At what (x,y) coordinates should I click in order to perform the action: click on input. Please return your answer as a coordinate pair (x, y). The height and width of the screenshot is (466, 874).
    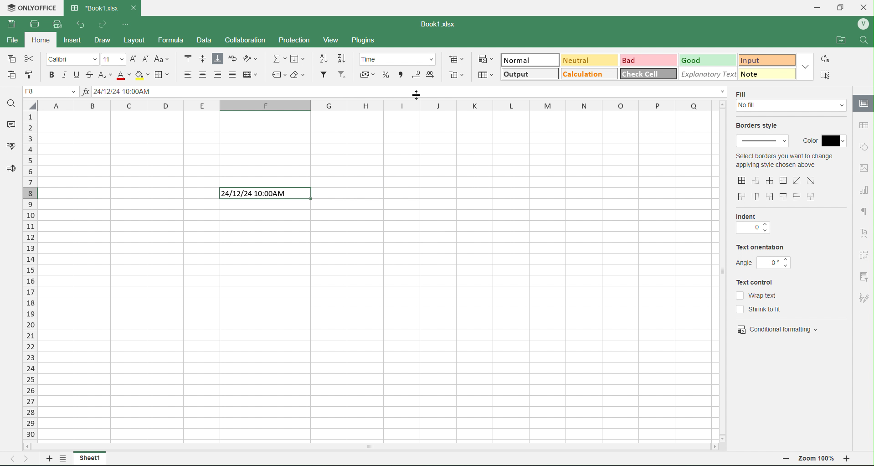
    Looking at the image, I should click on (756, 59).